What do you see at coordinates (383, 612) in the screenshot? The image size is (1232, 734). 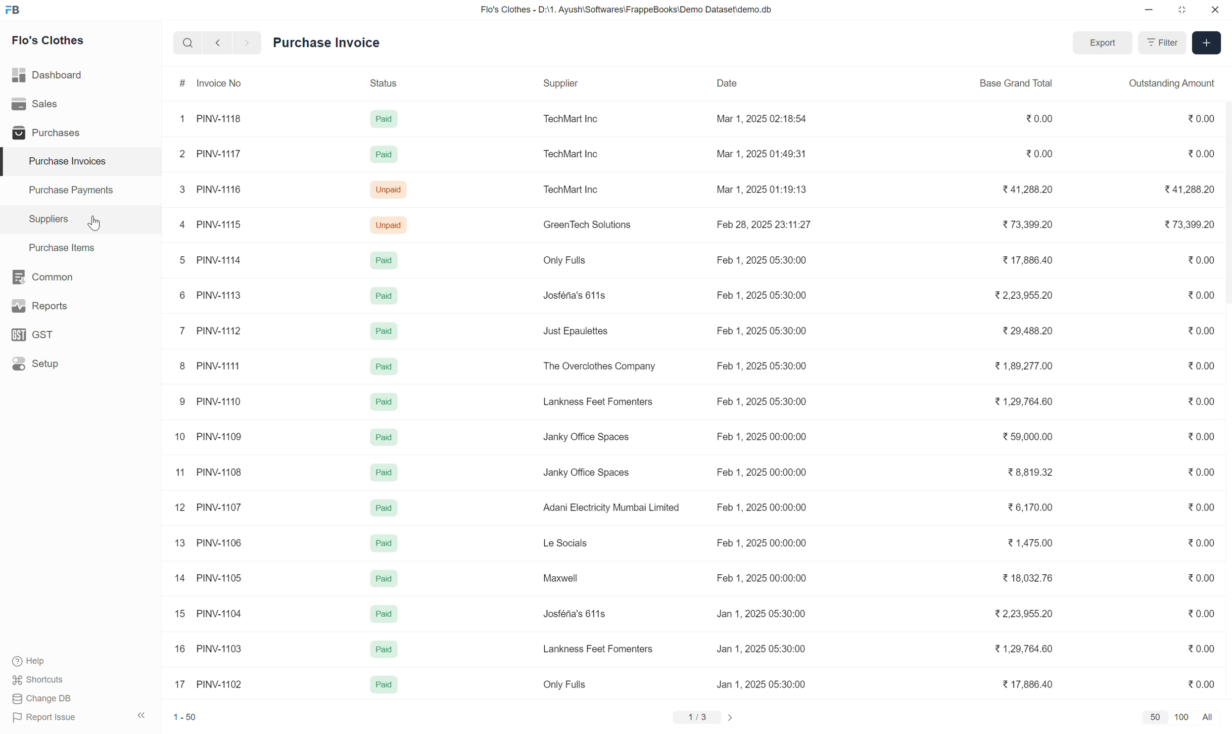 I see `Paid` at bounding box center [383, 612].